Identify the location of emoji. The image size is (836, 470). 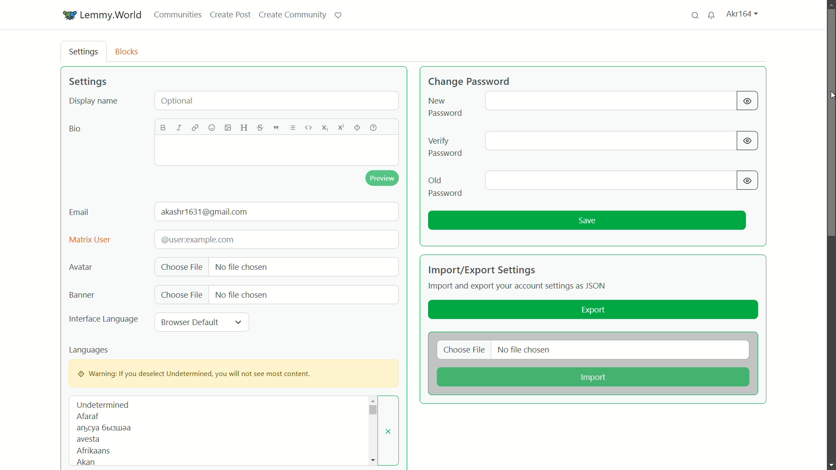
(213, 128).